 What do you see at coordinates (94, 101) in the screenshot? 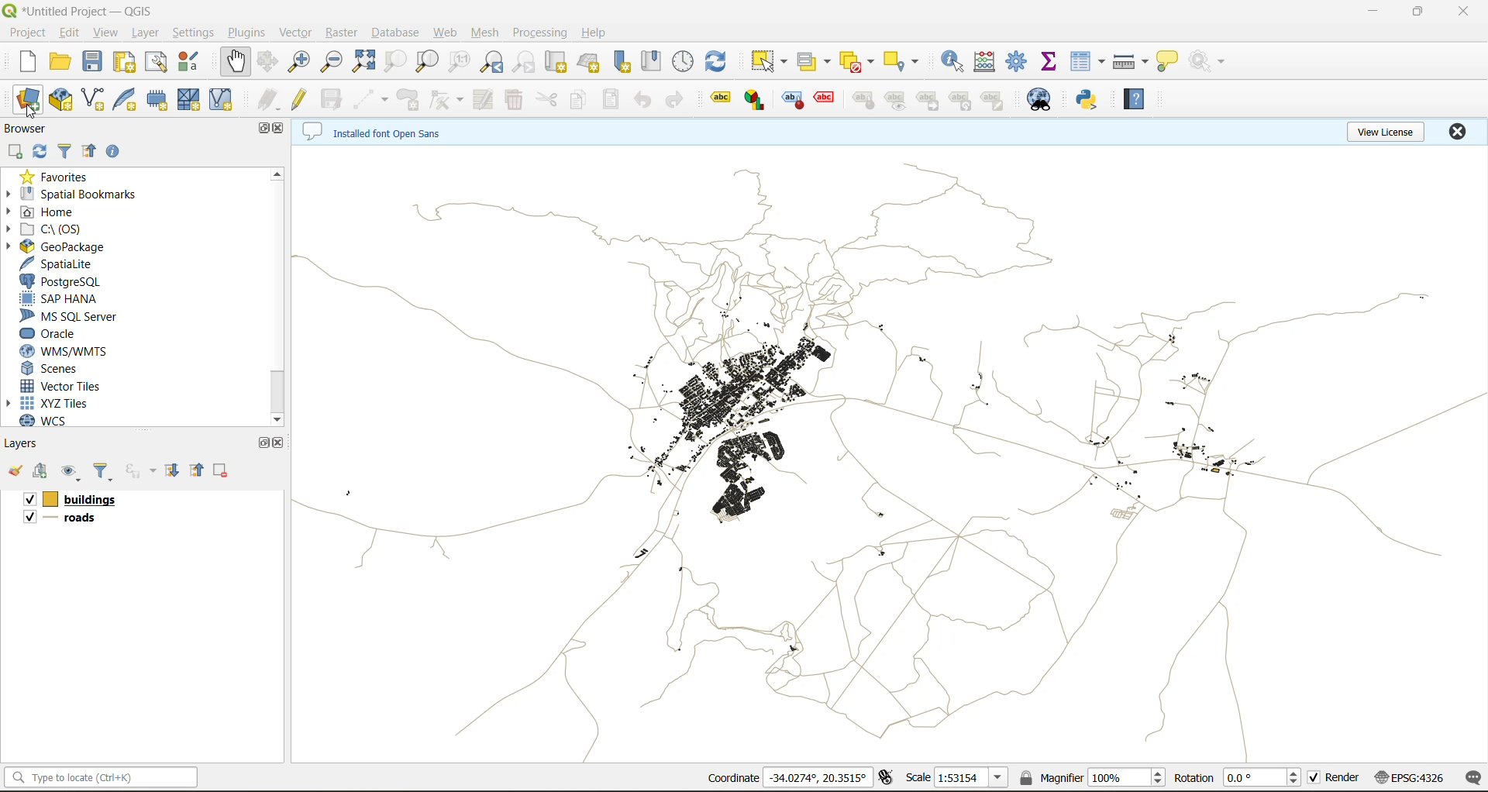
I see `new shapefile layer` at bounding box center [94, 101].